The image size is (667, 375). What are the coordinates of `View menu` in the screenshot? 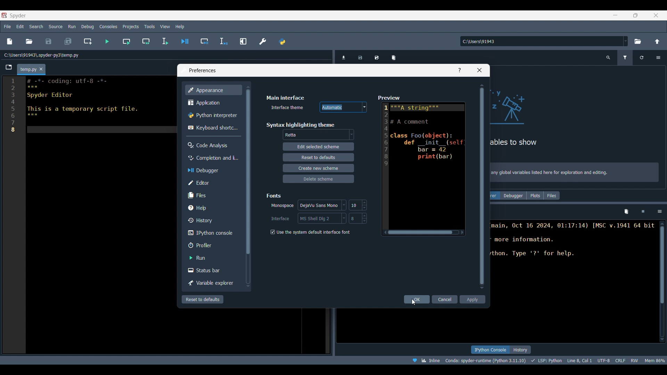 It's located at (165, 27).